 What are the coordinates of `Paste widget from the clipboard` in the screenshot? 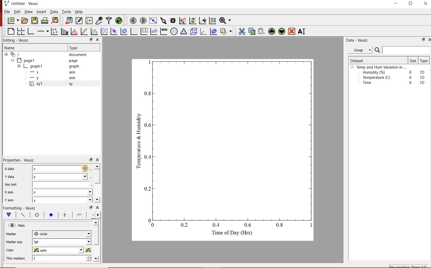 It's located at (262, 31).